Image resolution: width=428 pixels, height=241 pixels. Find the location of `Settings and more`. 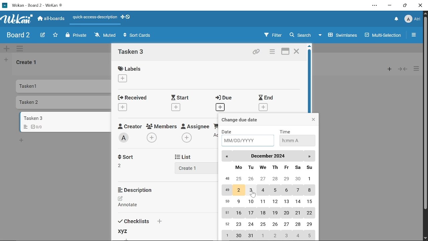

Settings and more is located at coordinates (374, 5).